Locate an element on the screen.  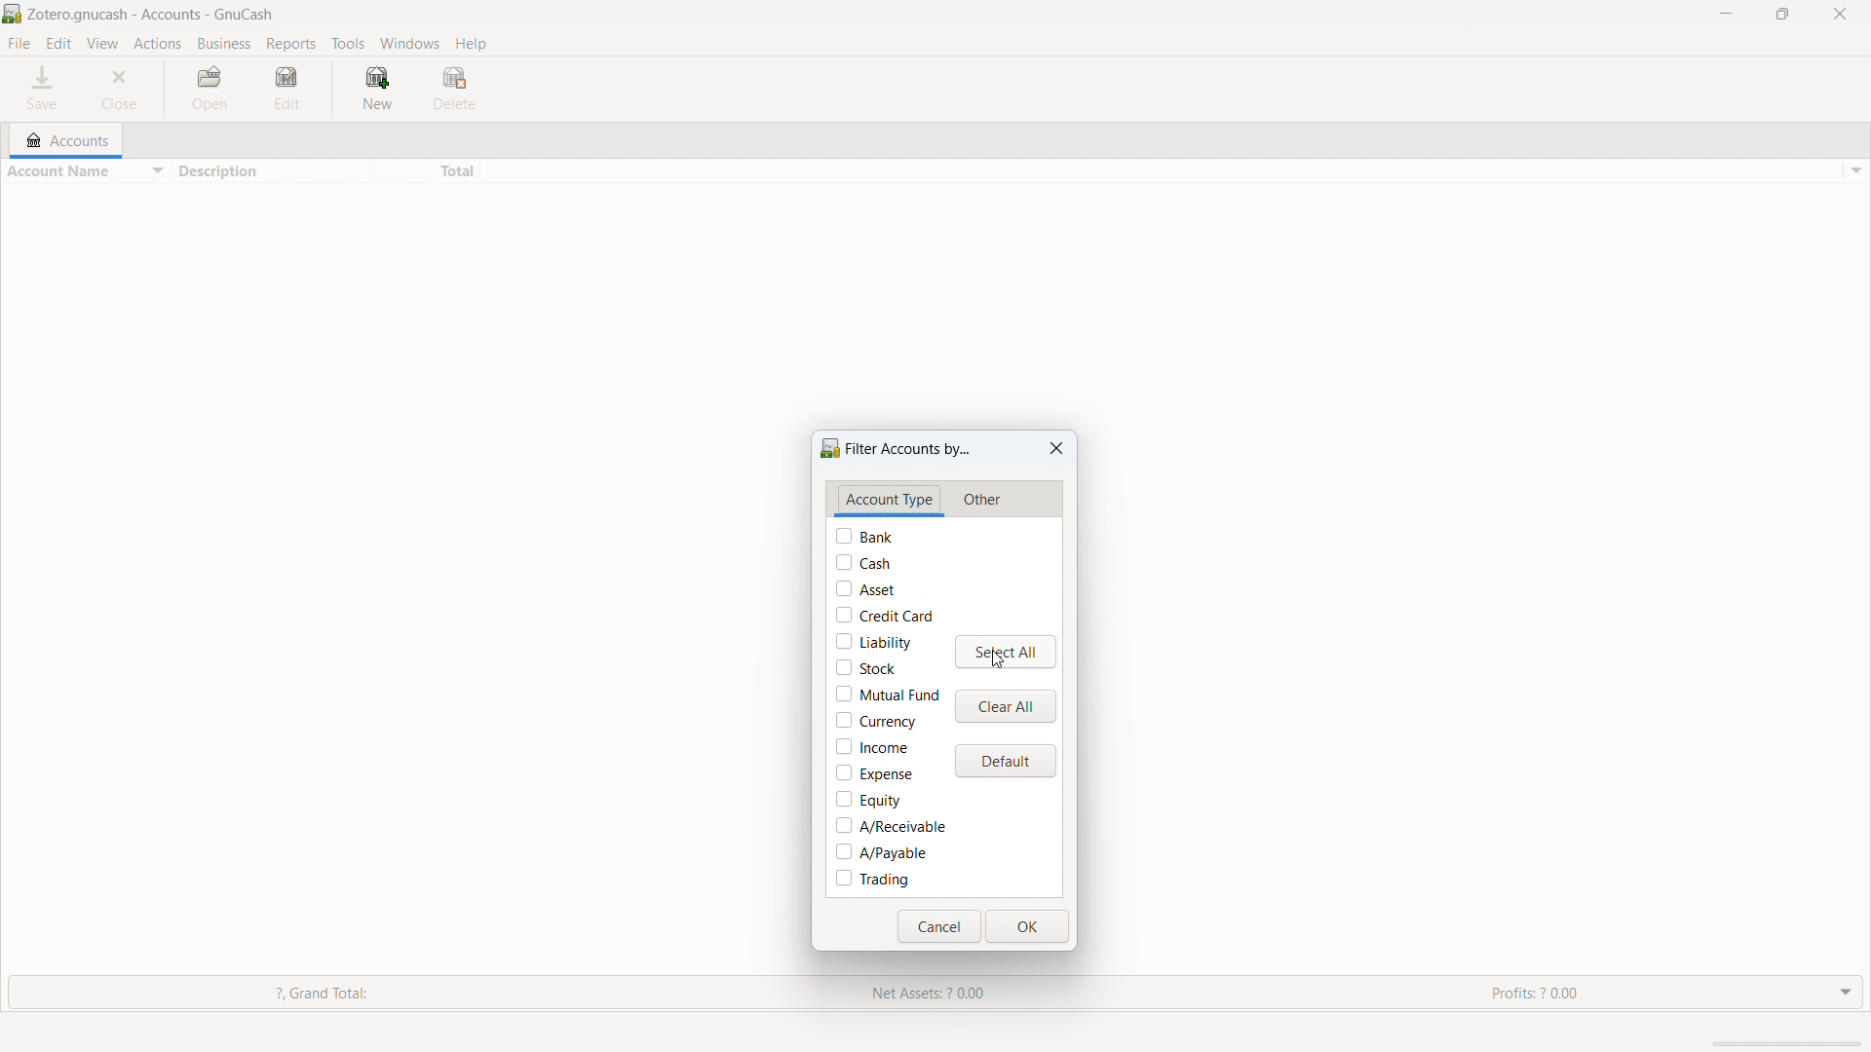
filter accounts by is located at coordinates (899, 446).